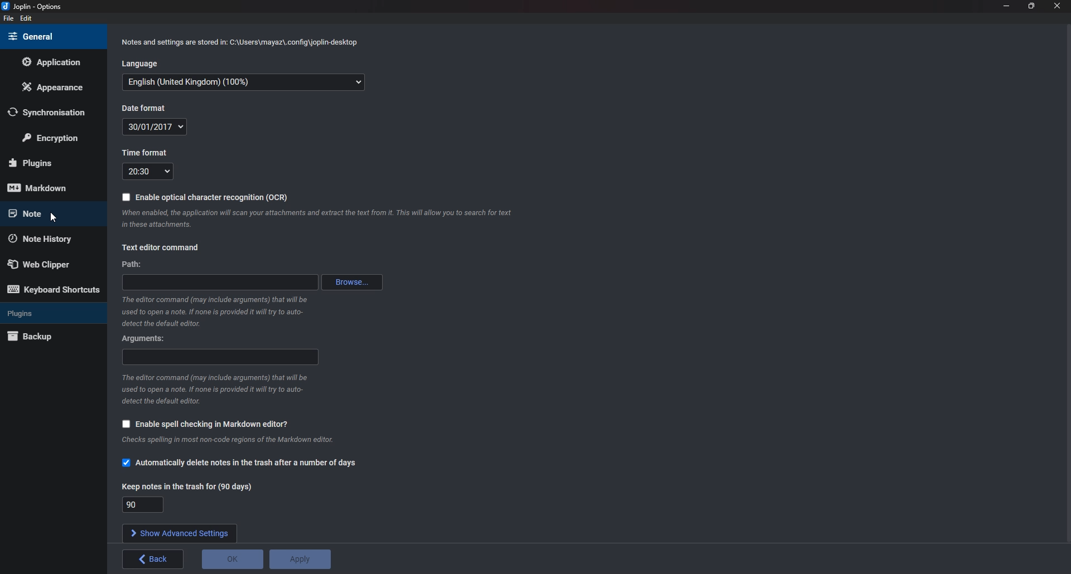 Image resolution: width=1071 pixels, height=574 pixels. Describe the element at coordinates (126, 462) in the screenshot. I see `checkbox` at that location.